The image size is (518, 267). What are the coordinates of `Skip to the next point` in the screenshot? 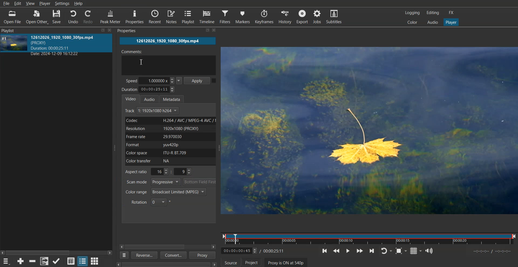 It's located at (372, 251).